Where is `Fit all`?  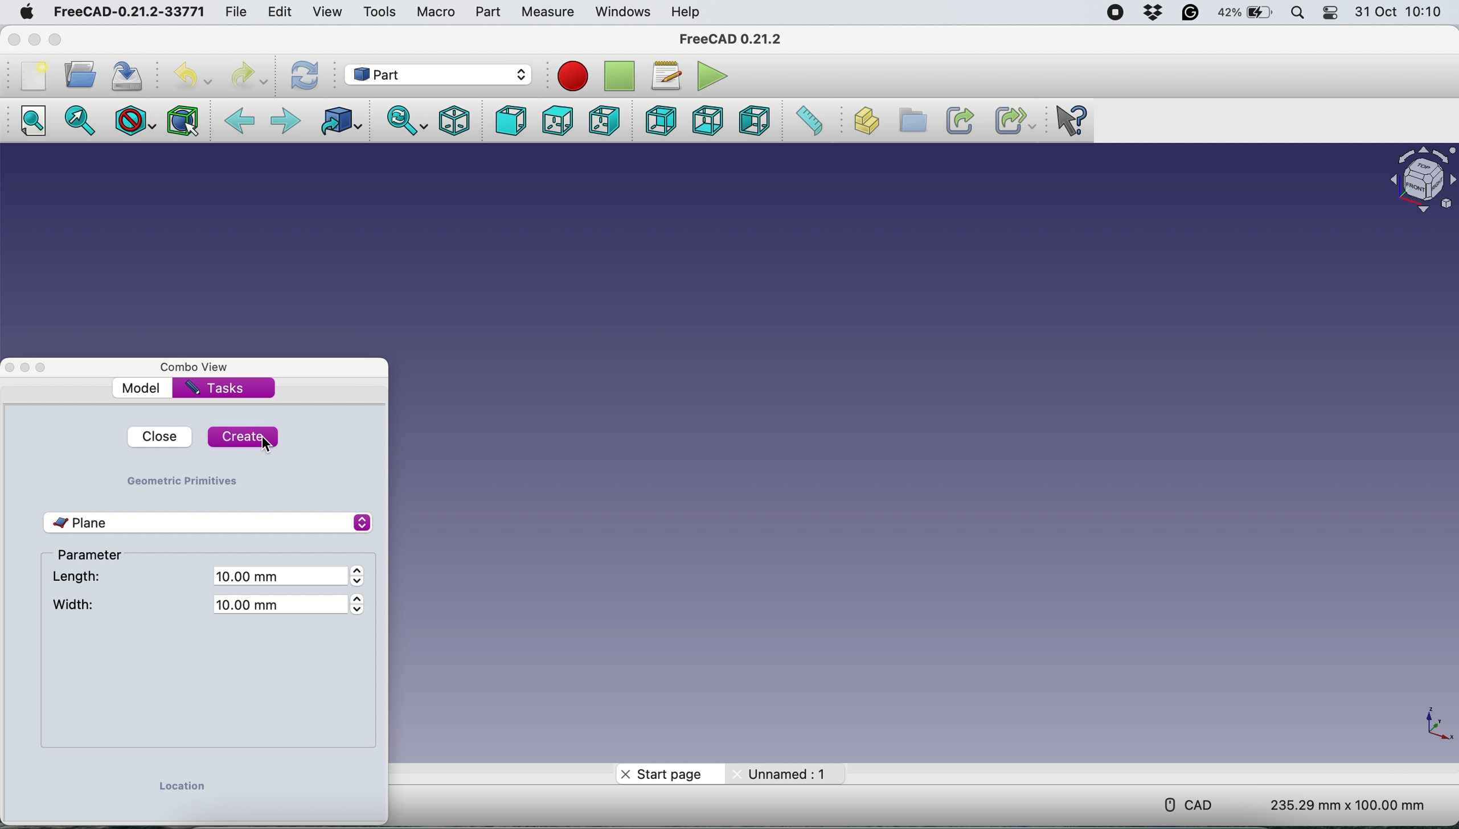
Fit all is located at coordinates (32, 118).